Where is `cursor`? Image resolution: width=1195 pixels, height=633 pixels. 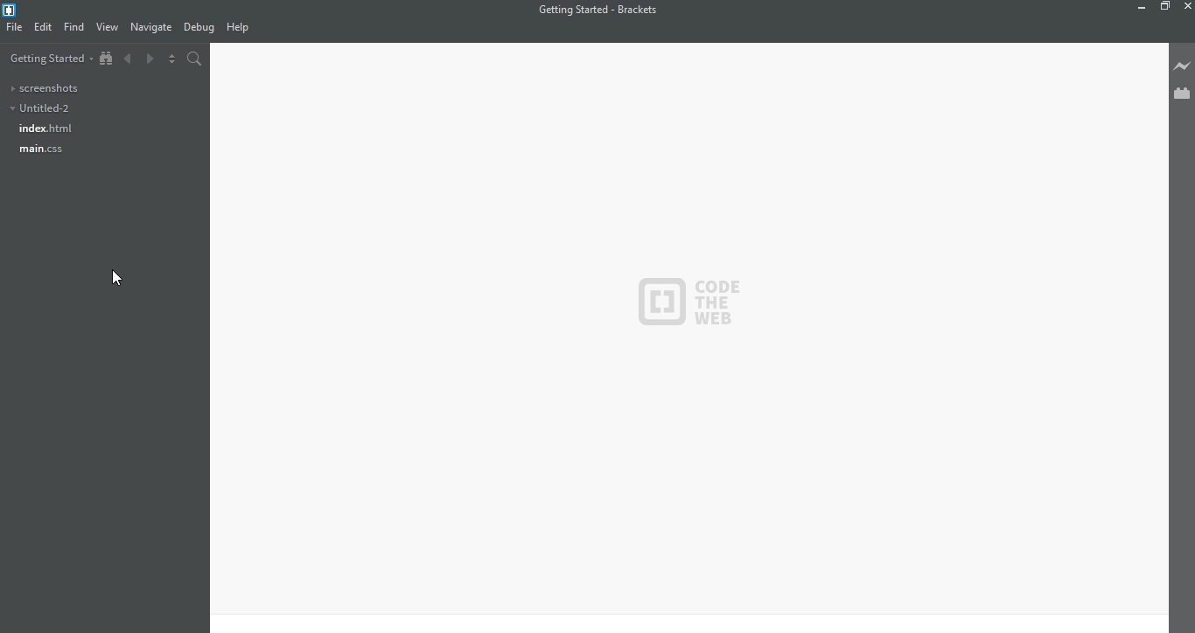
cursor is located at coordinates (120, 276).